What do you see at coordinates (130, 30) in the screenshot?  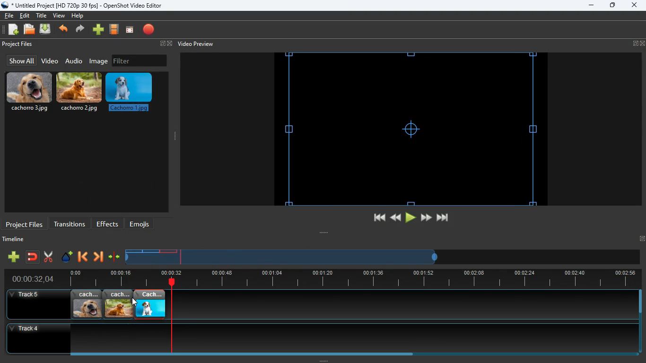 I see `screen` at bounding box center [130, 30].